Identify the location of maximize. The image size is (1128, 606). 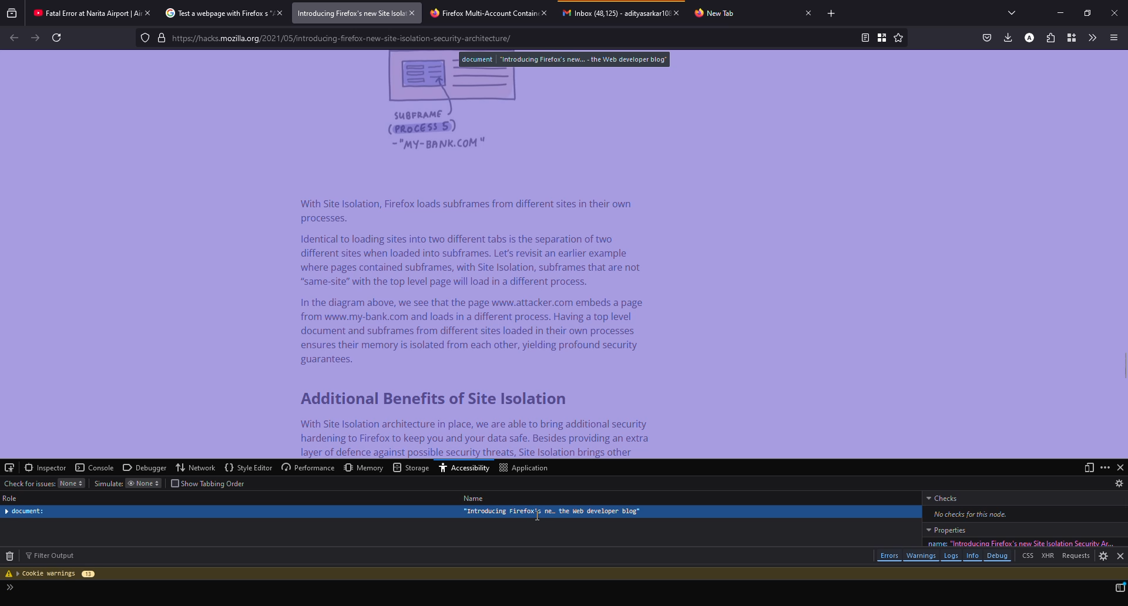
(1086, 13).